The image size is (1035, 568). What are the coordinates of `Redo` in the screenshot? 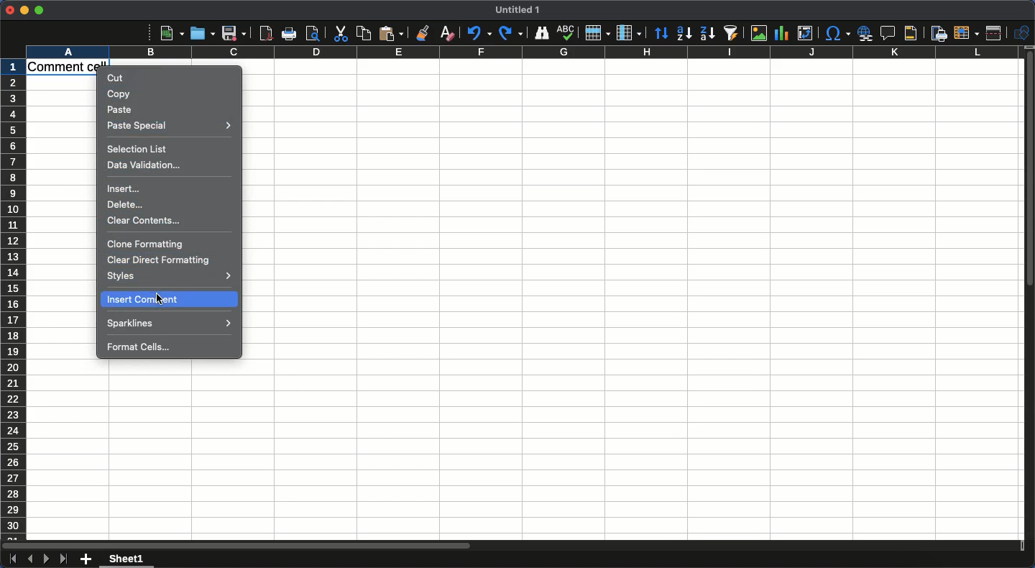 It's located at (511, 34).